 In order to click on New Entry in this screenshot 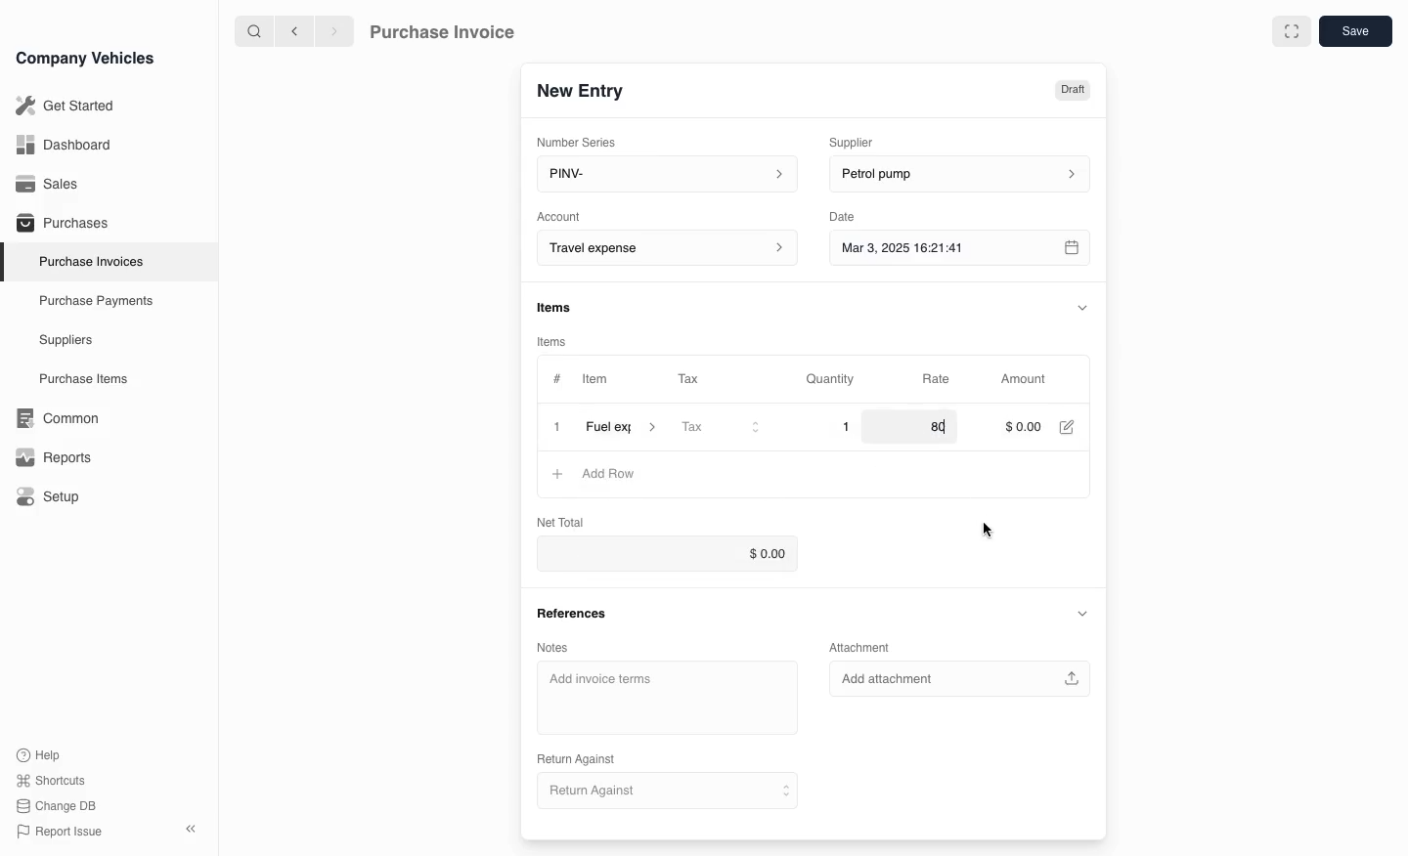, I will do `click(590, 89)`.